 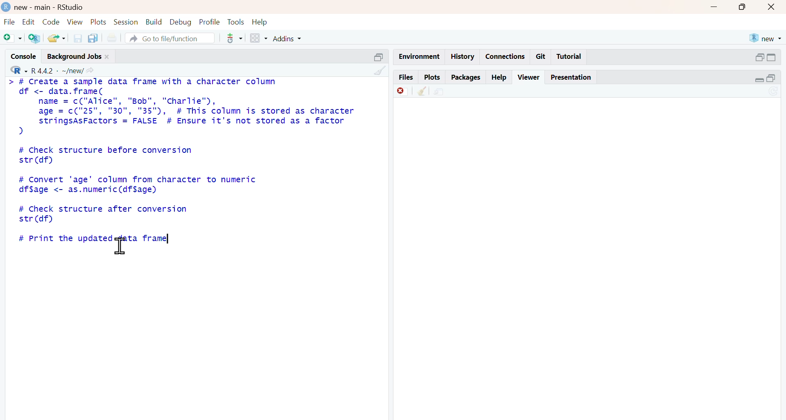 What do you see at coordinates (210, 22) in the screenshot?
I see `profile` at bounding box center [210, 22].